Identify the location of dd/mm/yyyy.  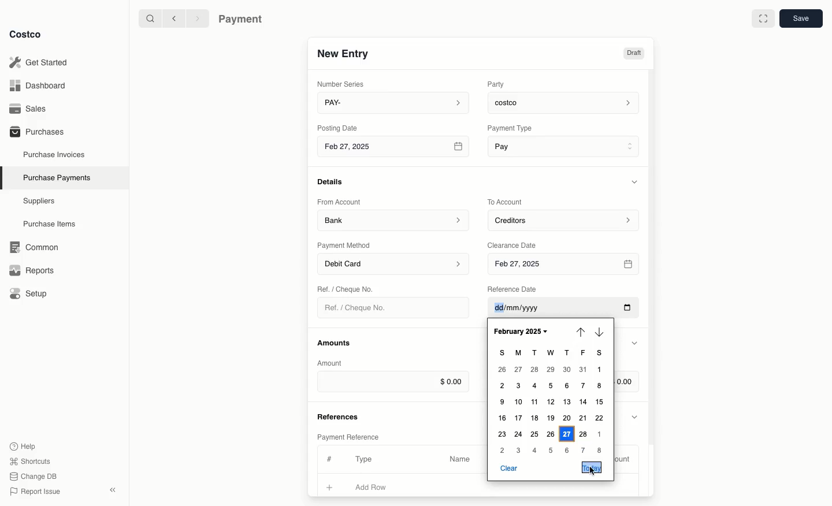
(563, 311).